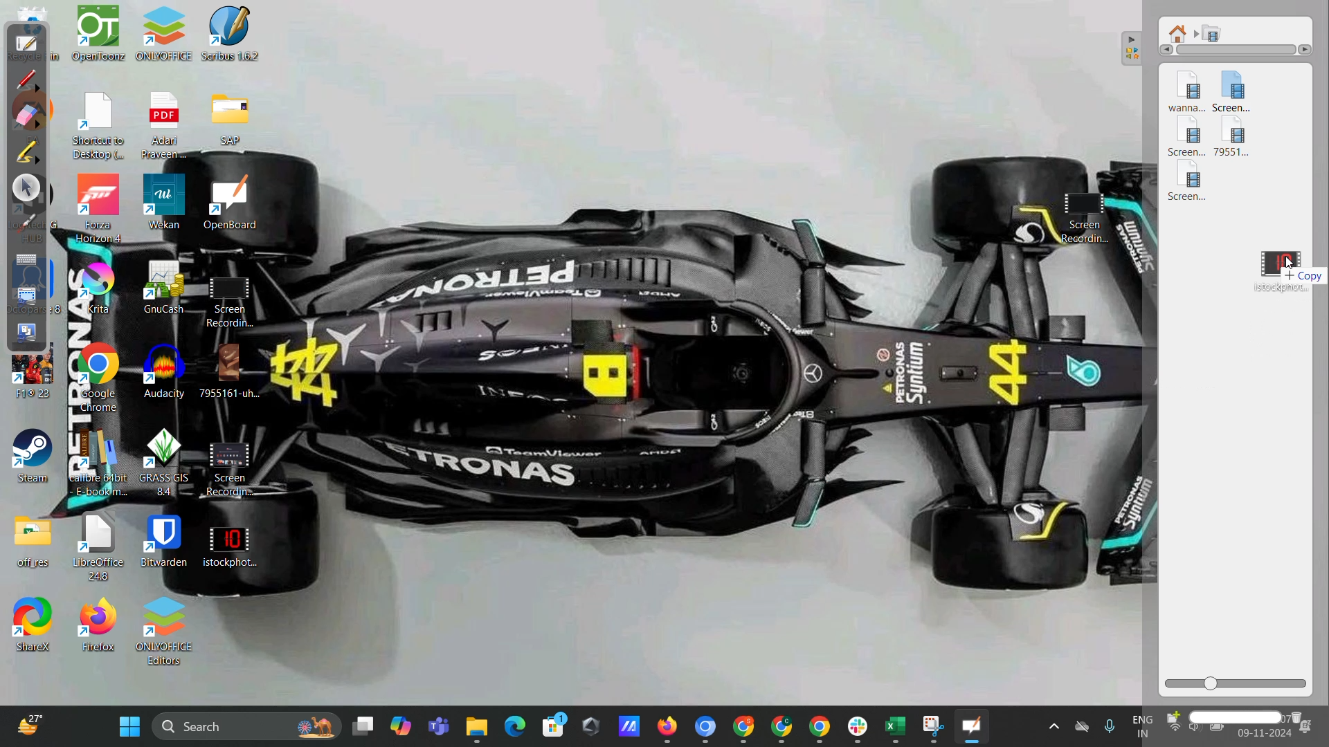 The height and width of the screenshot is (747, 1329). What do you see at coordinates (1310, 46) in the screenshot?
I see `` at bounding box center [1310, 46].